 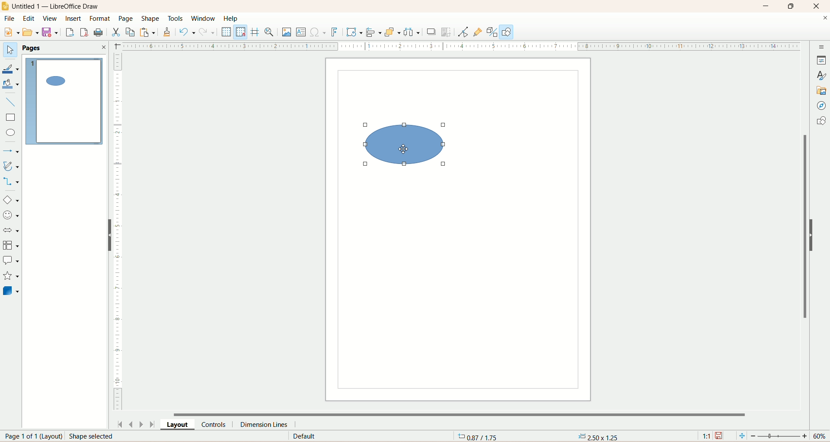 What do you see at coordinates (465, 33) in the screenshot?
I see `point edit mode` at bounding box center [465, 33].